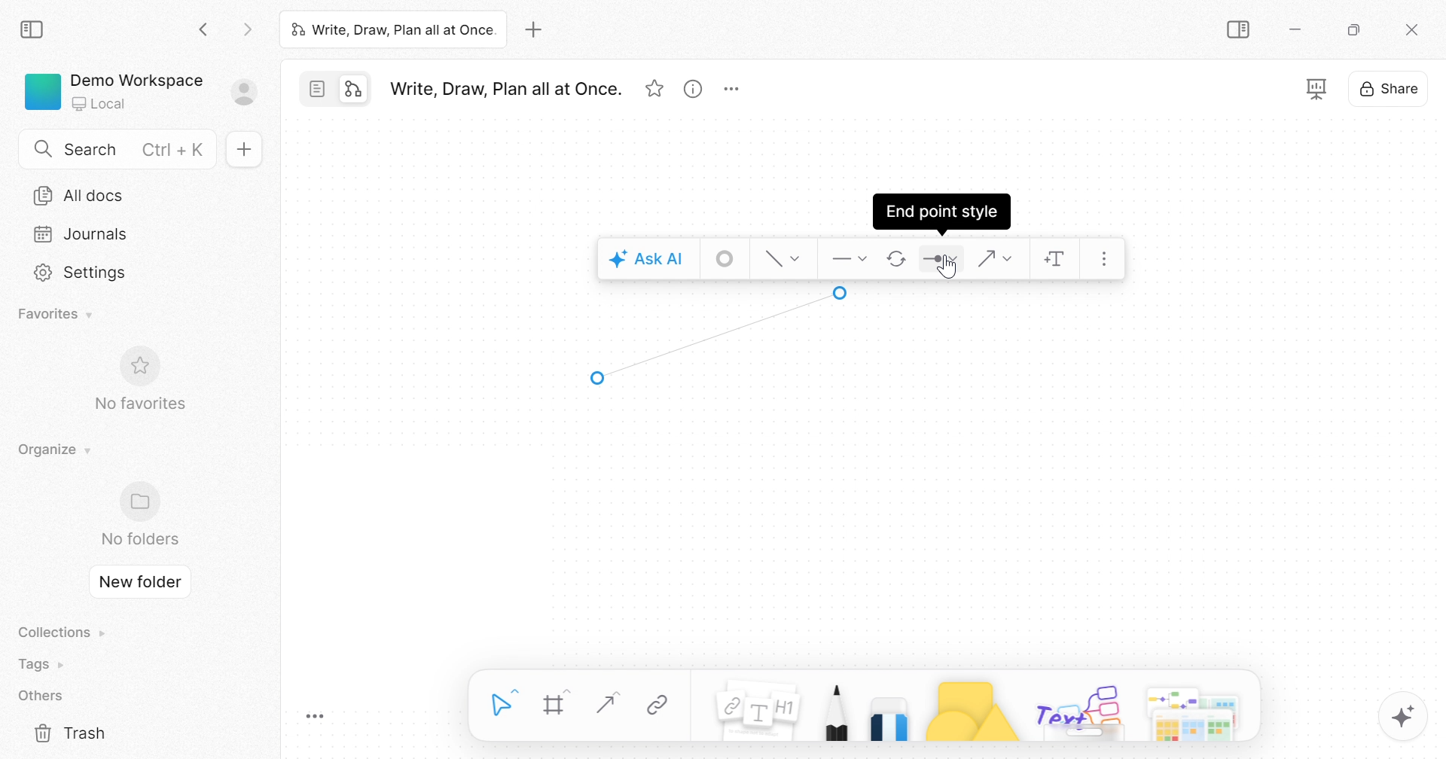 The height and width of the screenshot is (759, 1446). I want to click on More options, so click(735, 90).